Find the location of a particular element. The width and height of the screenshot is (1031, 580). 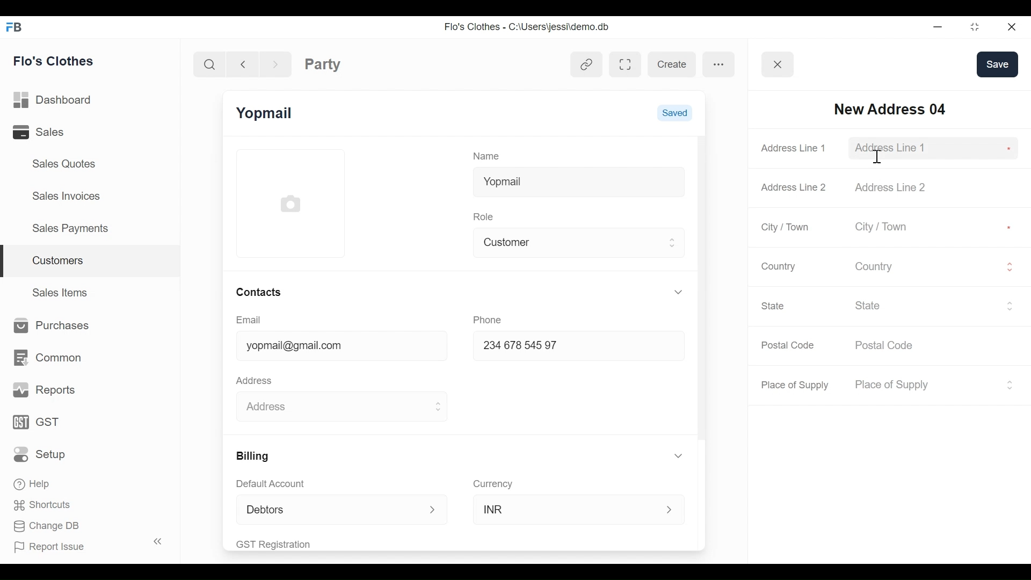

Role is located at coordinates (485, 215).